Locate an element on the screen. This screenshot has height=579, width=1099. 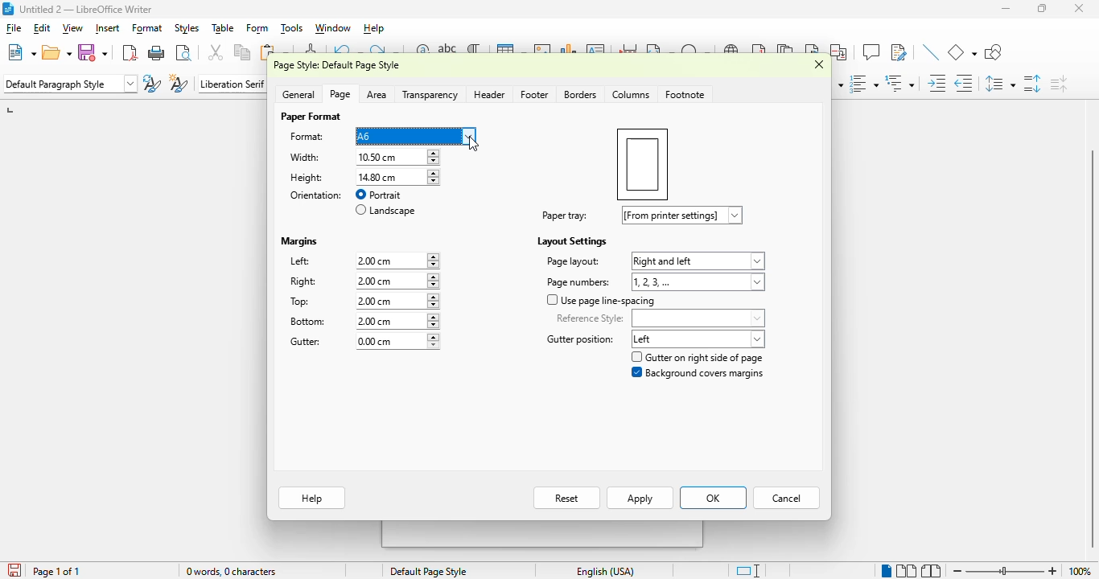
decrease paragraph spacing is located at coordinates (1059, 84).